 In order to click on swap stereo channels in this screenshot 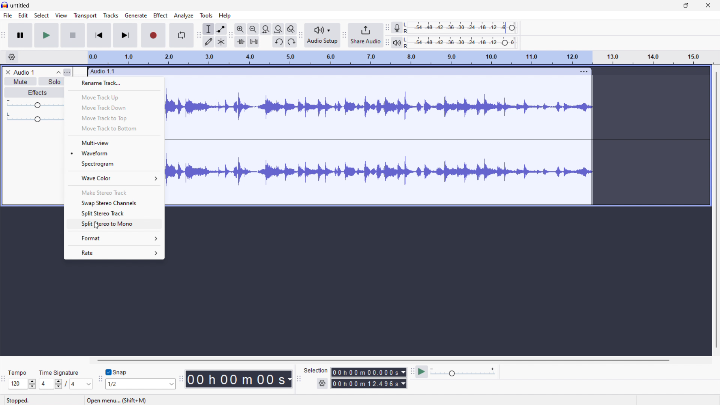, I will do `click(114, 203)`.